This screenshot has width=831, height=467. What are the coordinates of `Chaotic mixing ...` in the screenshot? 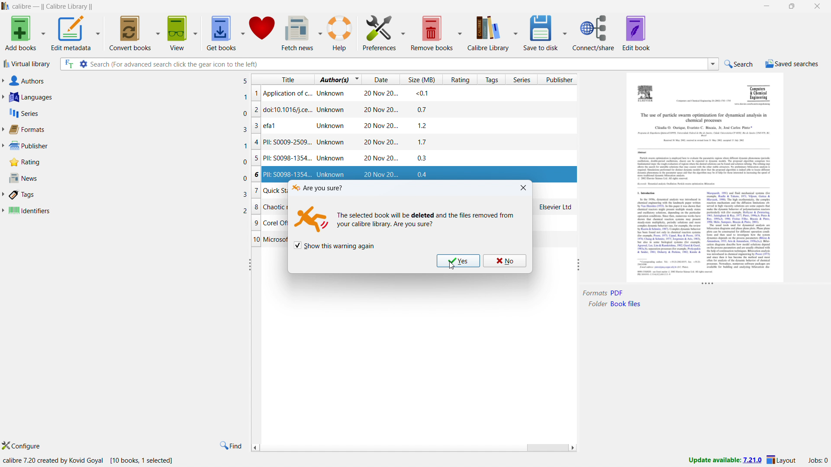 It's located at (269, 206).